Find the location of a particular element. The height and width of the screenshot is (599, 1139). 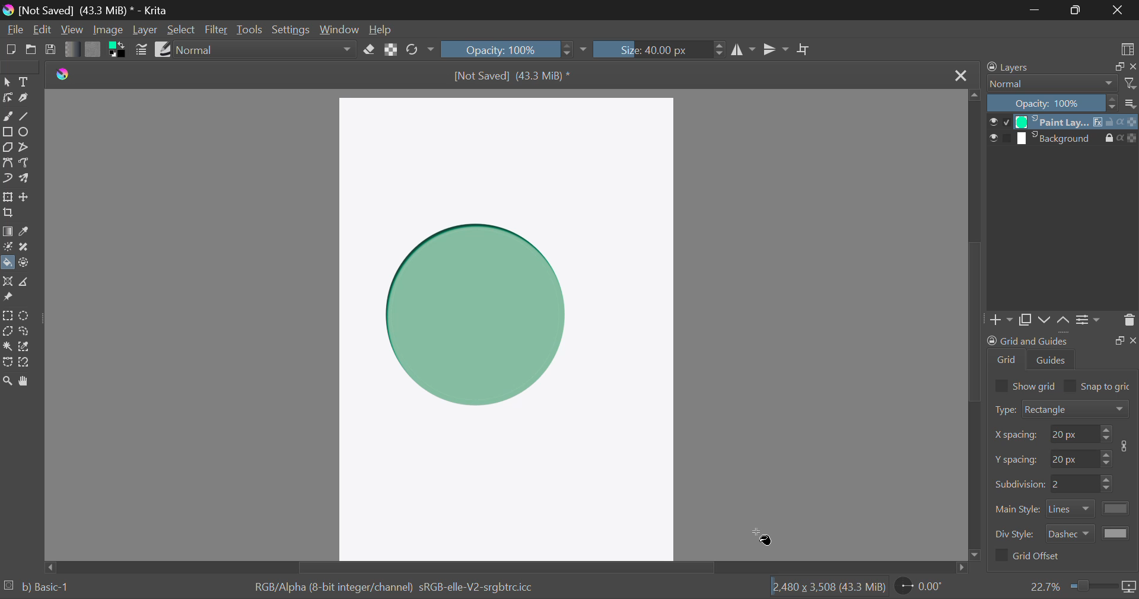

Scroll Bar is located at coordinates (512, 568).